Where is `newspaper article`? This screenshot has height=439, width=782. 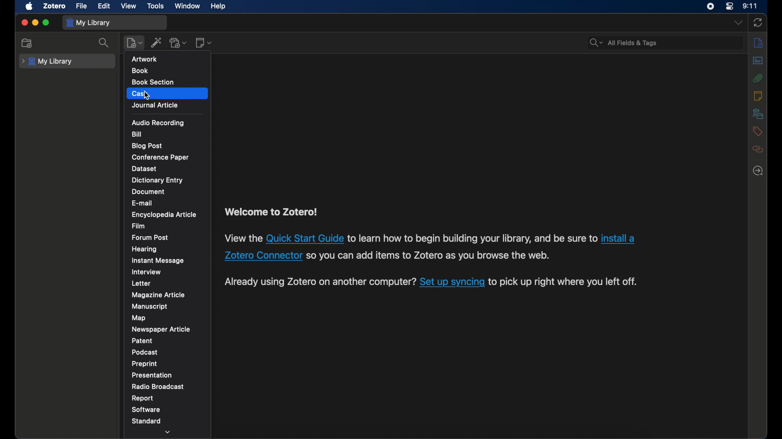
newspaper article is located at coordinates (161, 329).